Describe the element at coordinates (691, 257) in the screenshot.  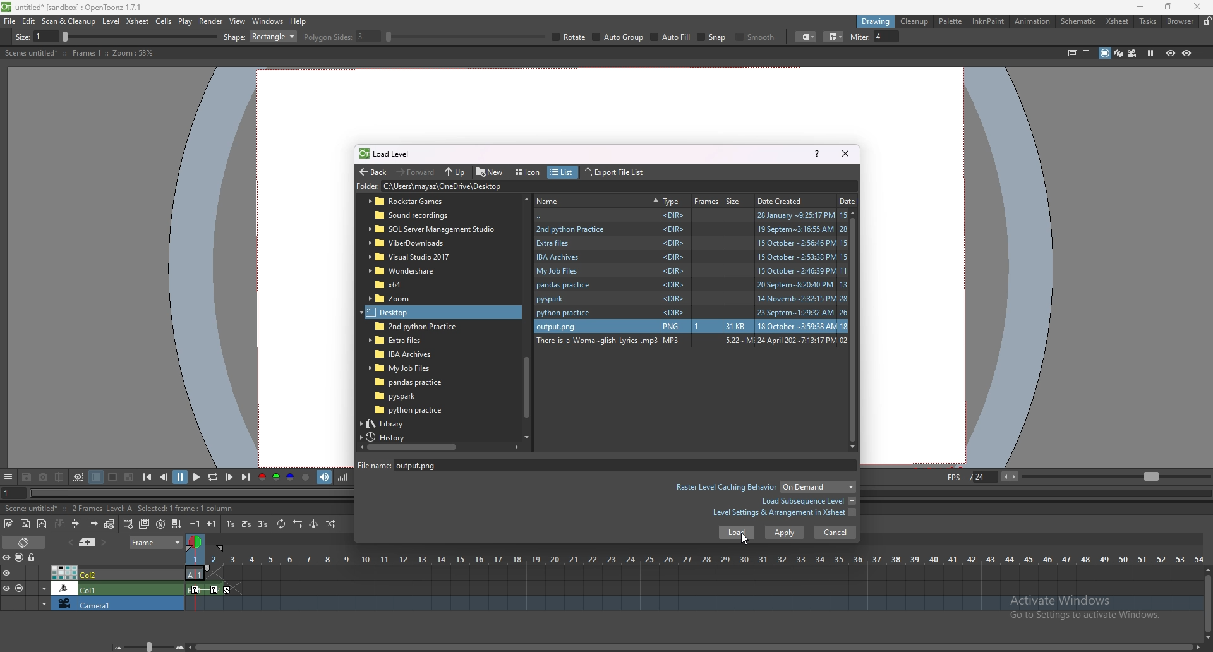
I see `folder` at that location.